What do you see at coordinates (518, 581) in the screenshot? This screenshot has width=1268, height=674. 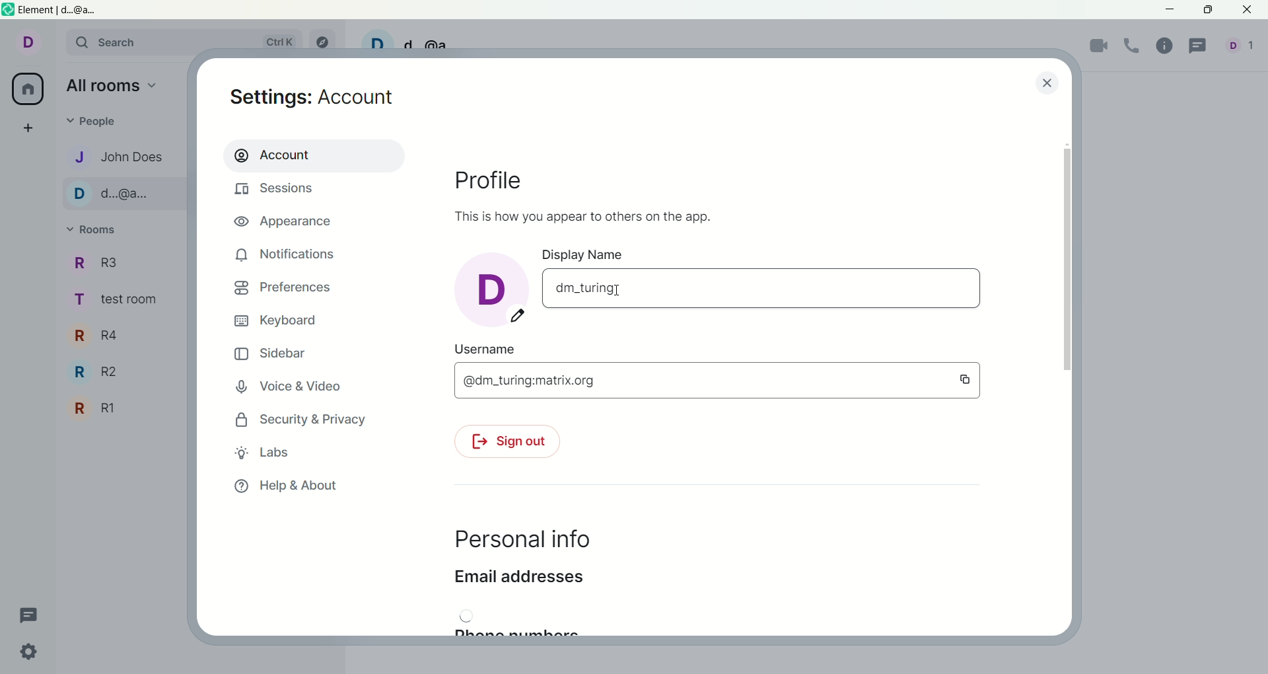 I see `email address` at bounding box center [518, 581].